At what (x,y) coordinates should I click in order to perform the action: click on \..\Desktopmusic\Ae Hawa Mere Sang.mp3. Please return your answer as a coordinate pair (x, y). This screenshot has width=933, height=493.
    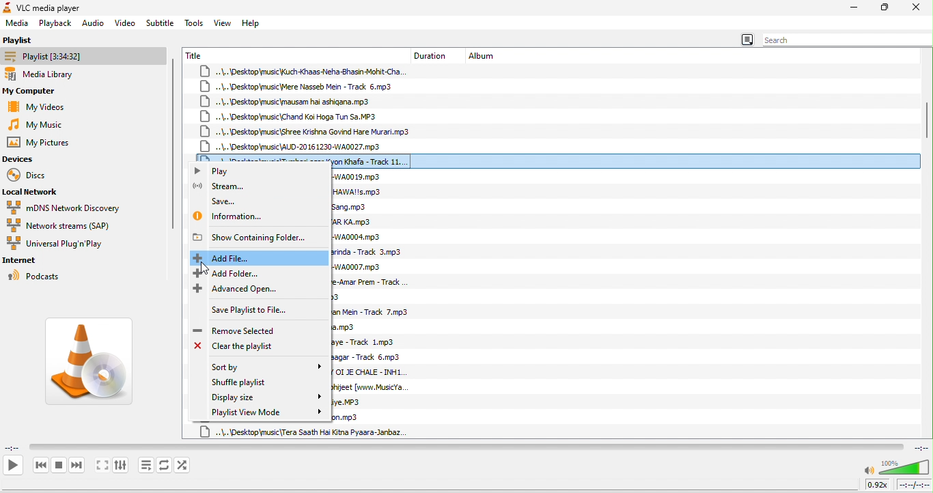
    Looking at the image, I should click on (352, 208).